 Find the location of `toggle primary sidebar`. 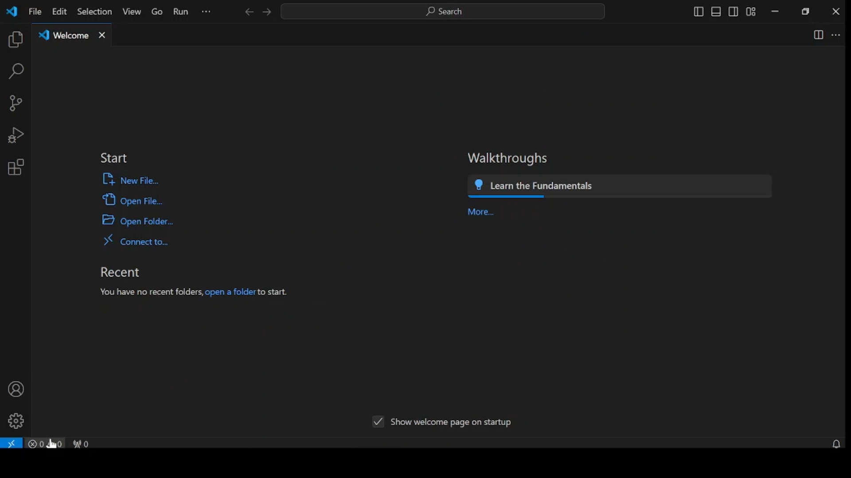

toggle primary sidebar is located at coordinates (698, 11).